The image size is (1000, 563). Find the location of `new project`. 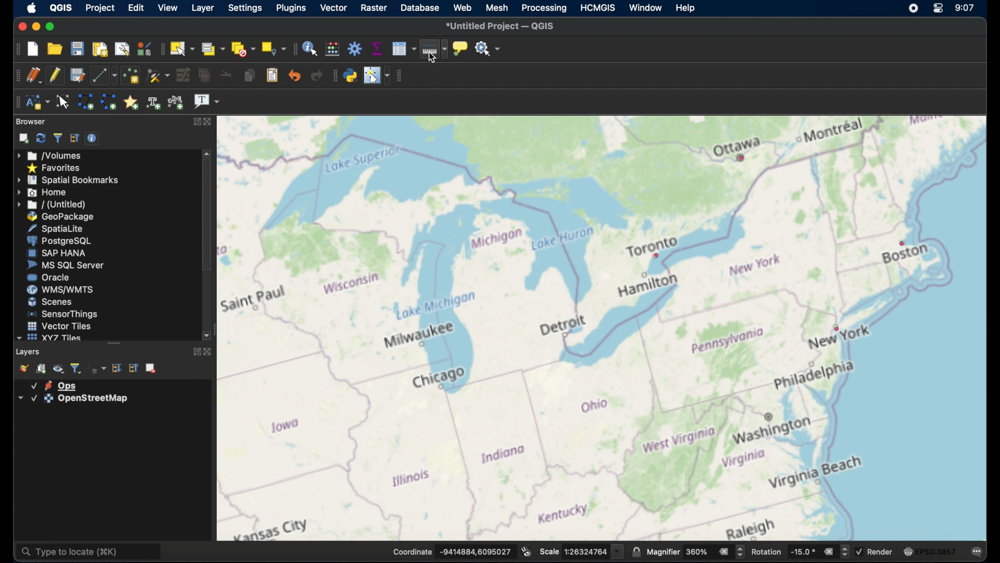

new project is located at coordinates (34, 48).